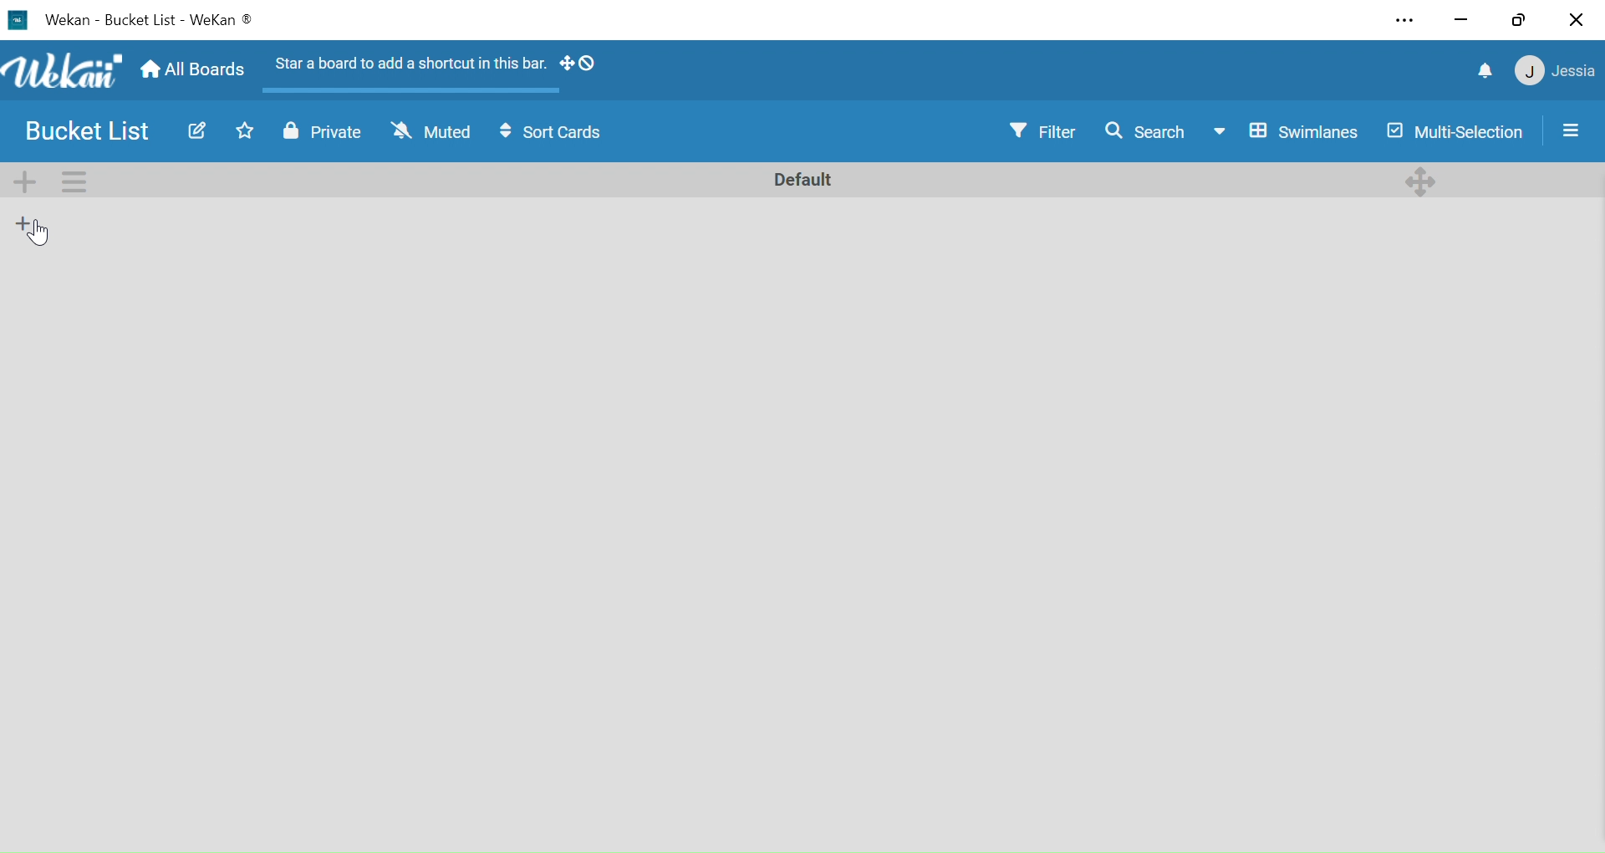 The image size is (1605, 853). What do you see at coordinates (1528, 73) in the screenshot?
I see `Avatar` at bounding box center [1528, 73].